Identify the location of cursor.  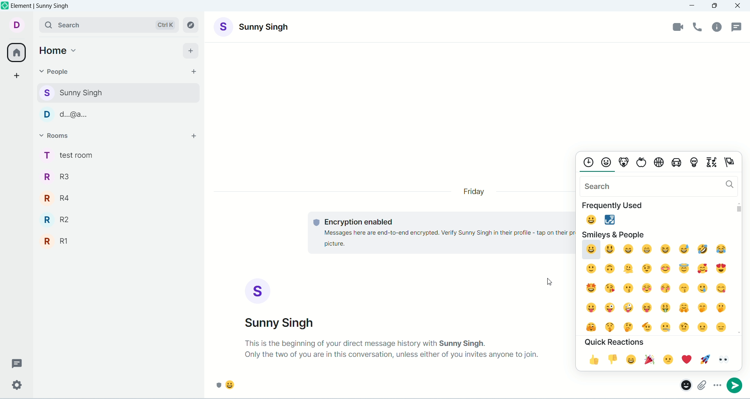
(548, 281).